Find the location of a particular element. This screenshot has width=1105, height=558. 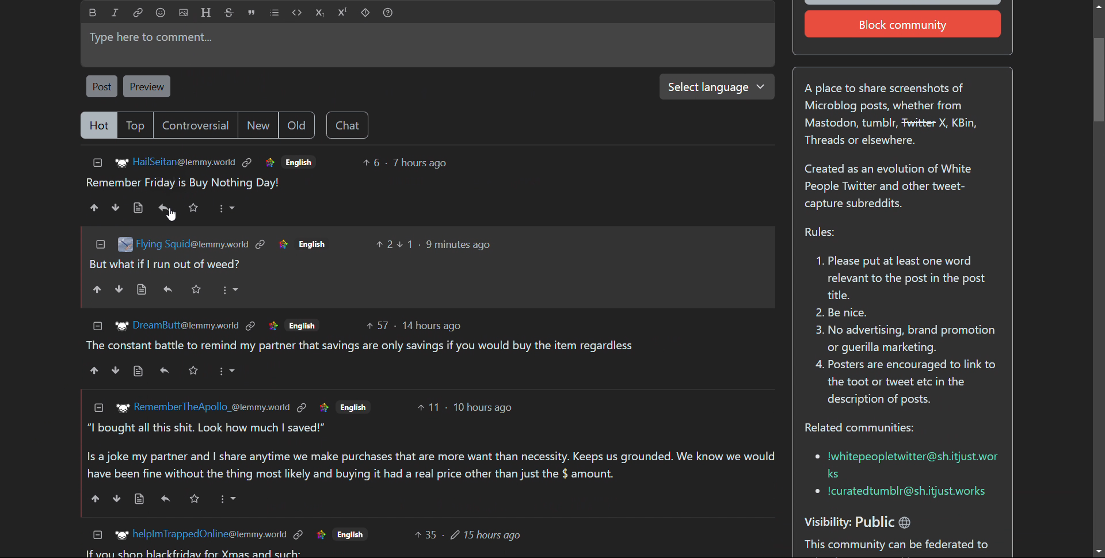

link is located at coordinates (139, 12).